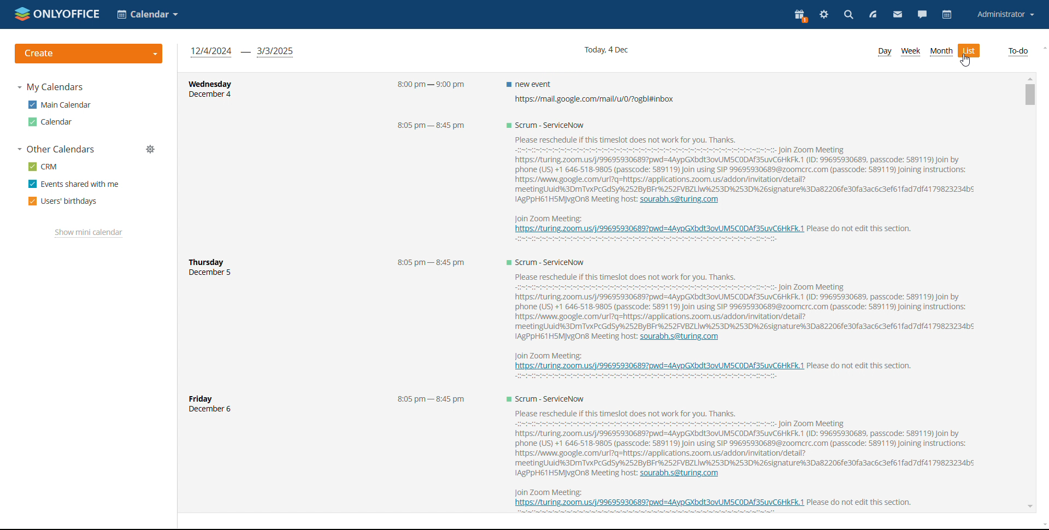 This screenshot has width=1049, height=530. I want to click on 8:05 pm—8:45 pm, so click(431, 127).